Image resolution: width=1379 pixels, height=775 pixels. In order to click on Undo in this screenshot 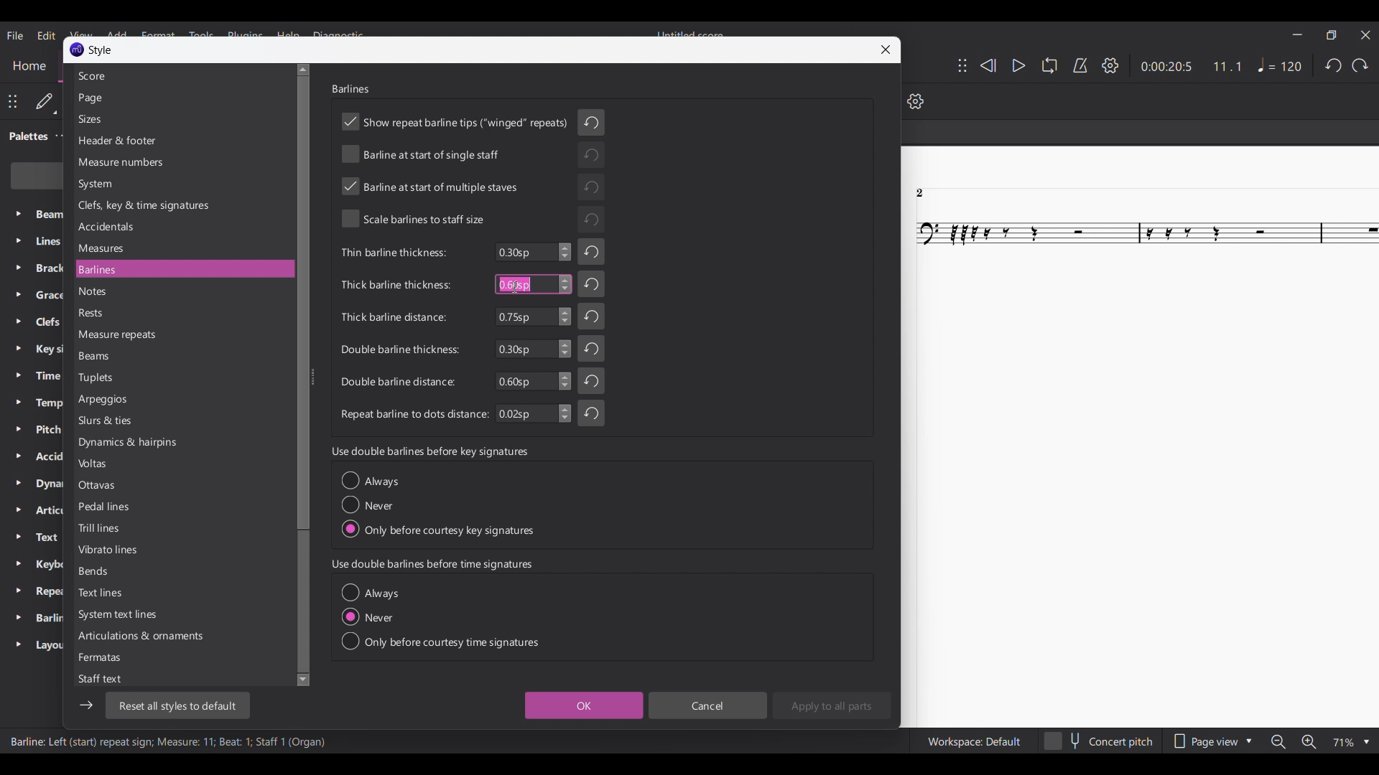, I will do `click(1333, 65)`.